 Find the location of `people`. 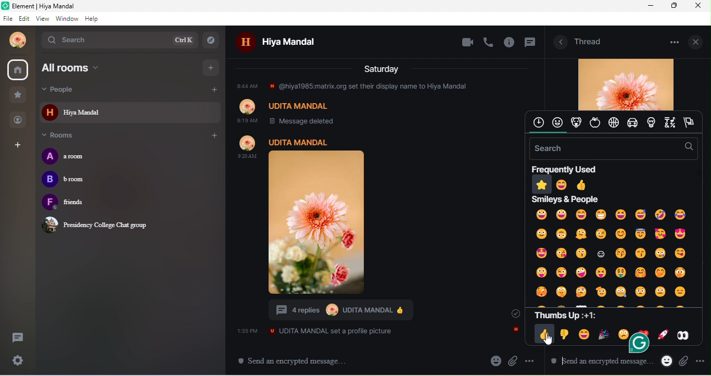

people is located at coordinates (75, 90).